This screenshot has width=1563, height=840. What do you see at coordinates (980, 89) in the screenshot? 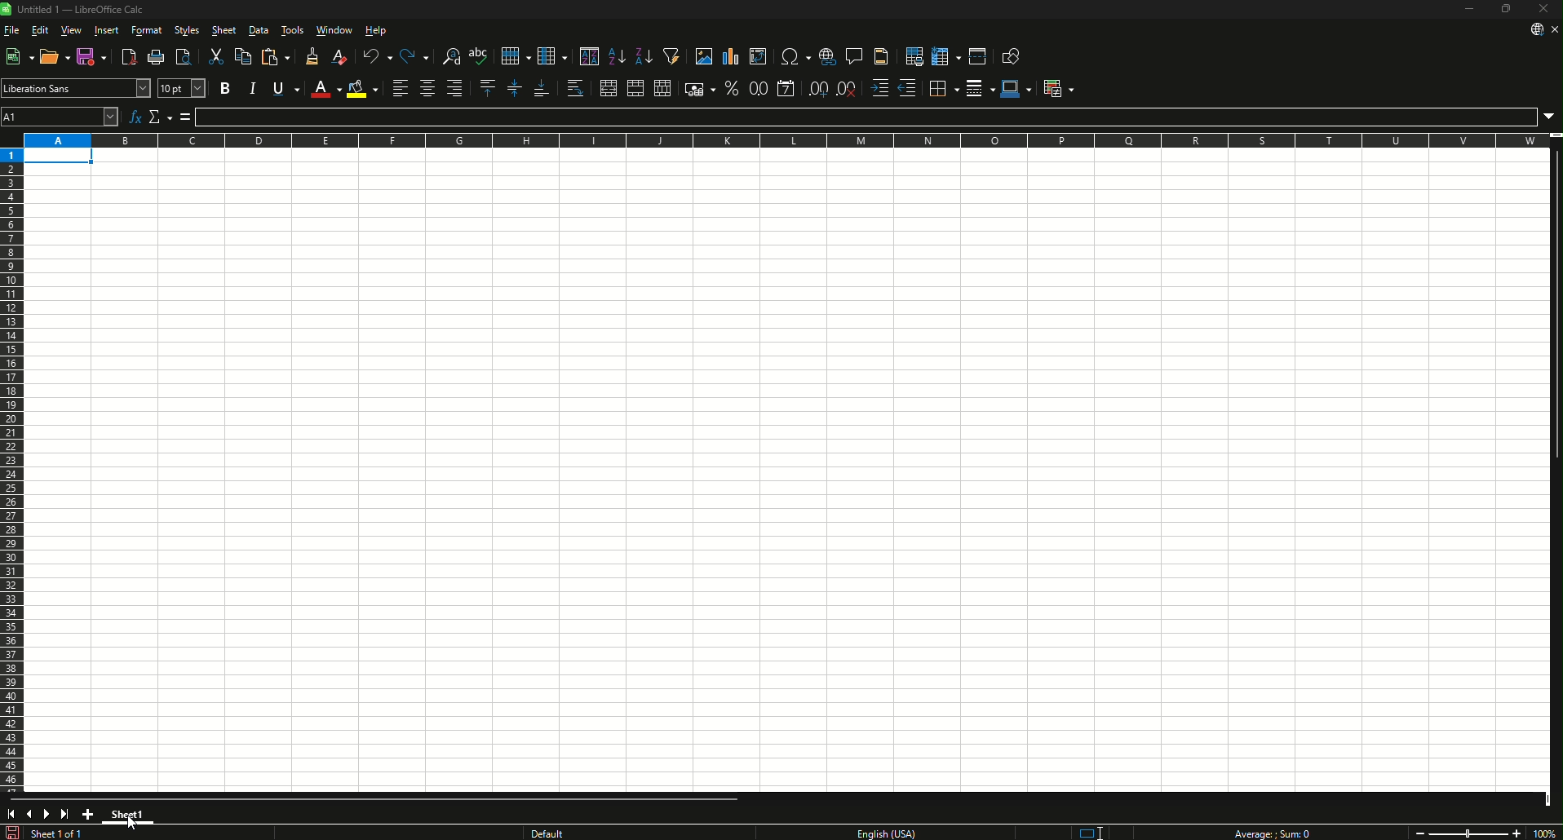
I see `Border Style` at bounding box center [980, 89].